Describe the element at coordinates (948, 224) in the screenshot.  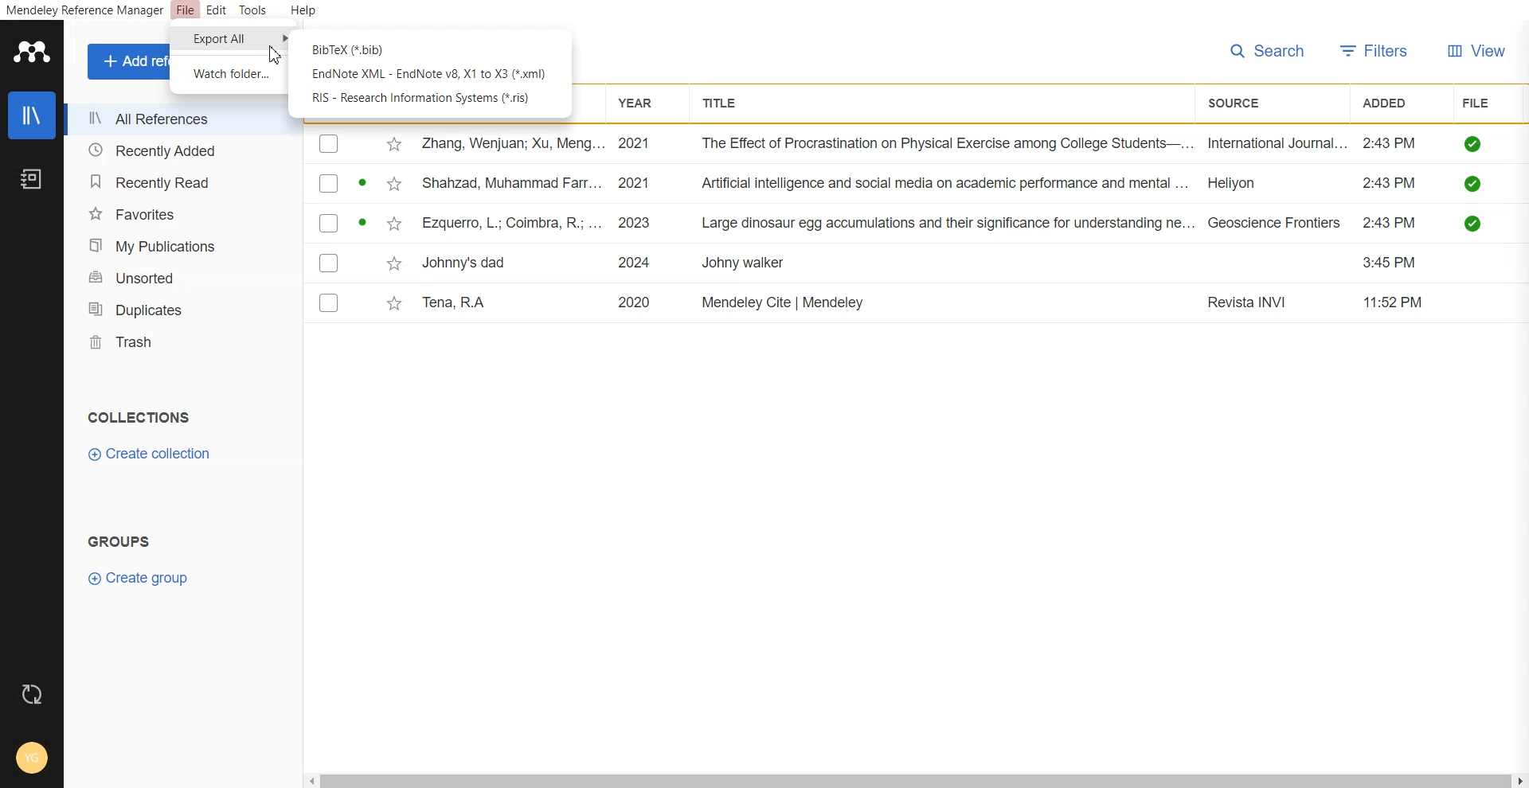
I see `Large dinosaur egg accumulations and their significance for understanding ne...` at that location.